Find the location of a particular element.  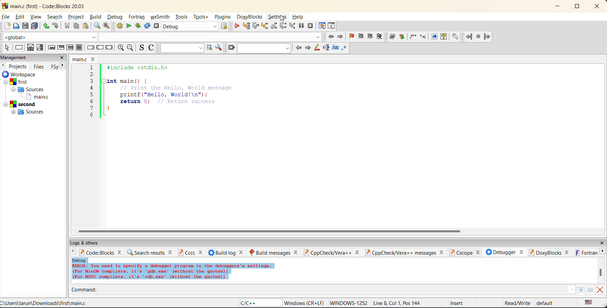

highlight is located at coordinates (318, 48).